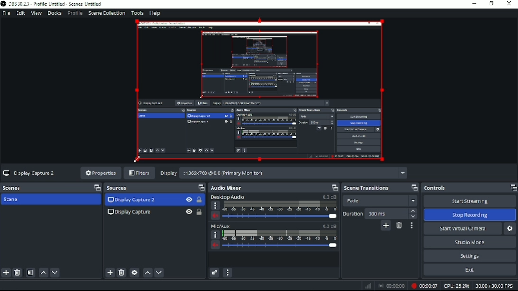  I want to click on maximize, so click(333, 188).